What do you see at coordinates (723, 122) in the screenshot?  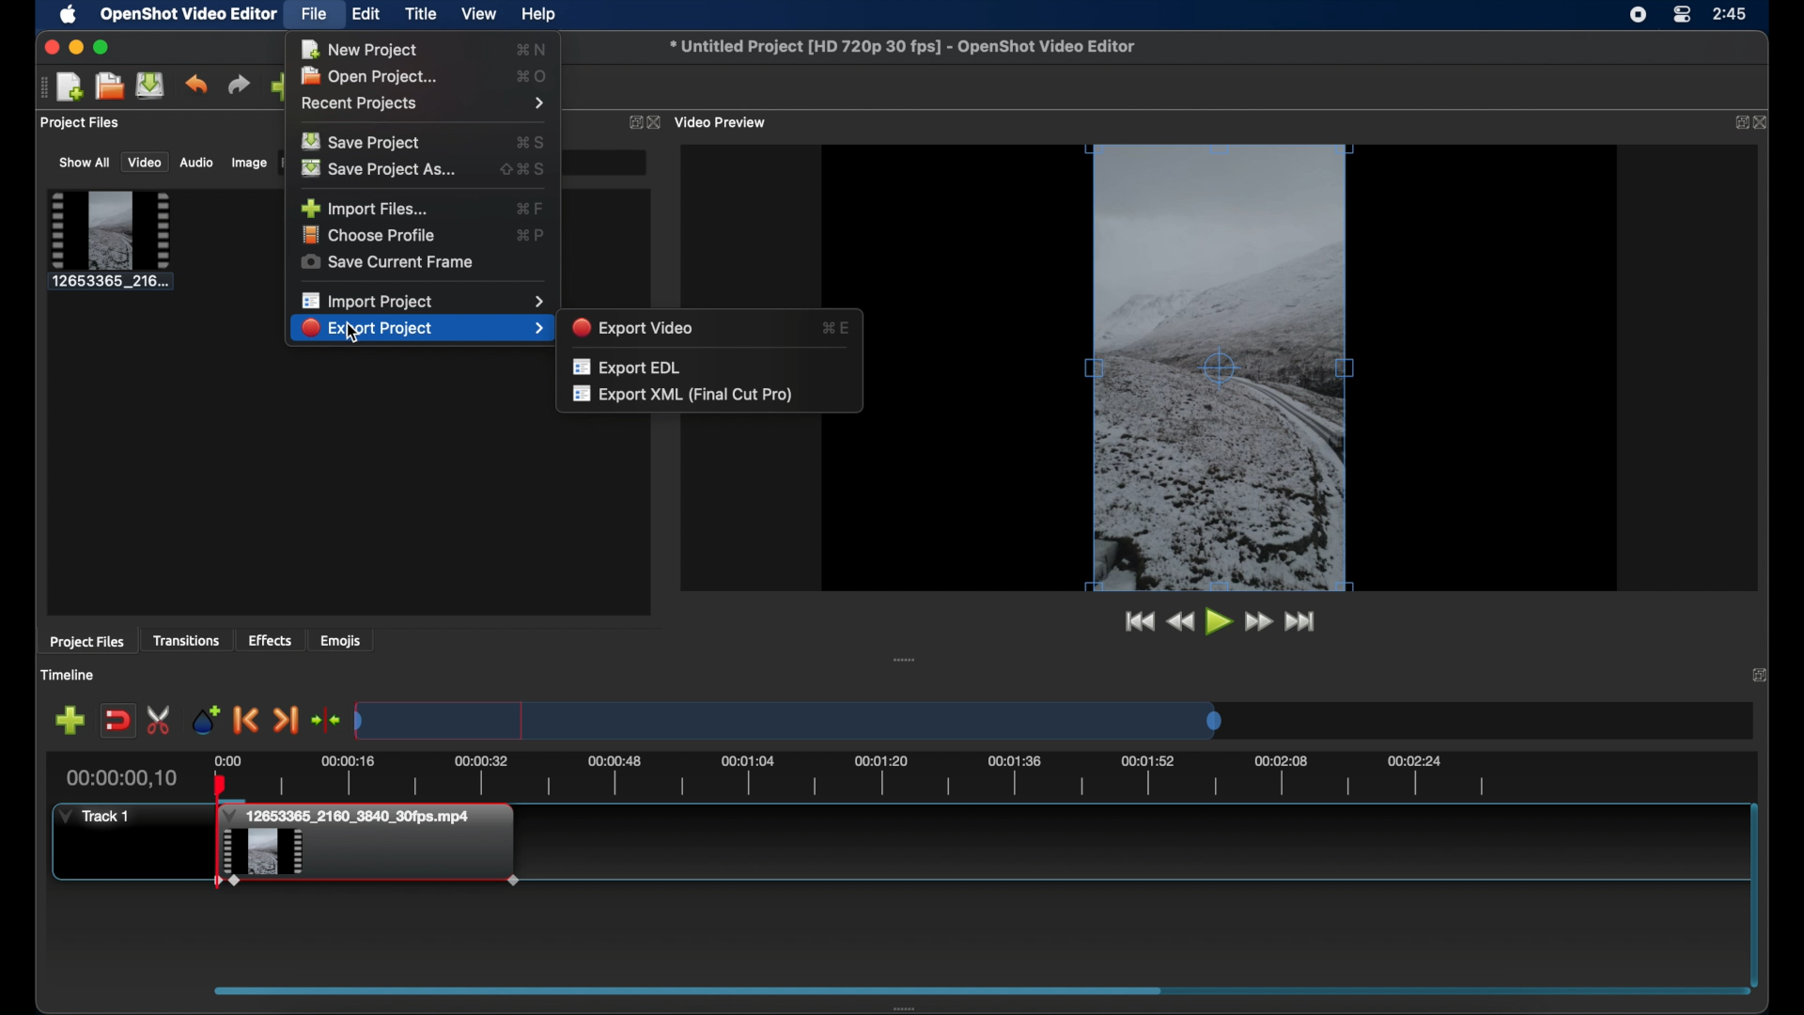 I see `video preview` at bounding box center [723, 122].